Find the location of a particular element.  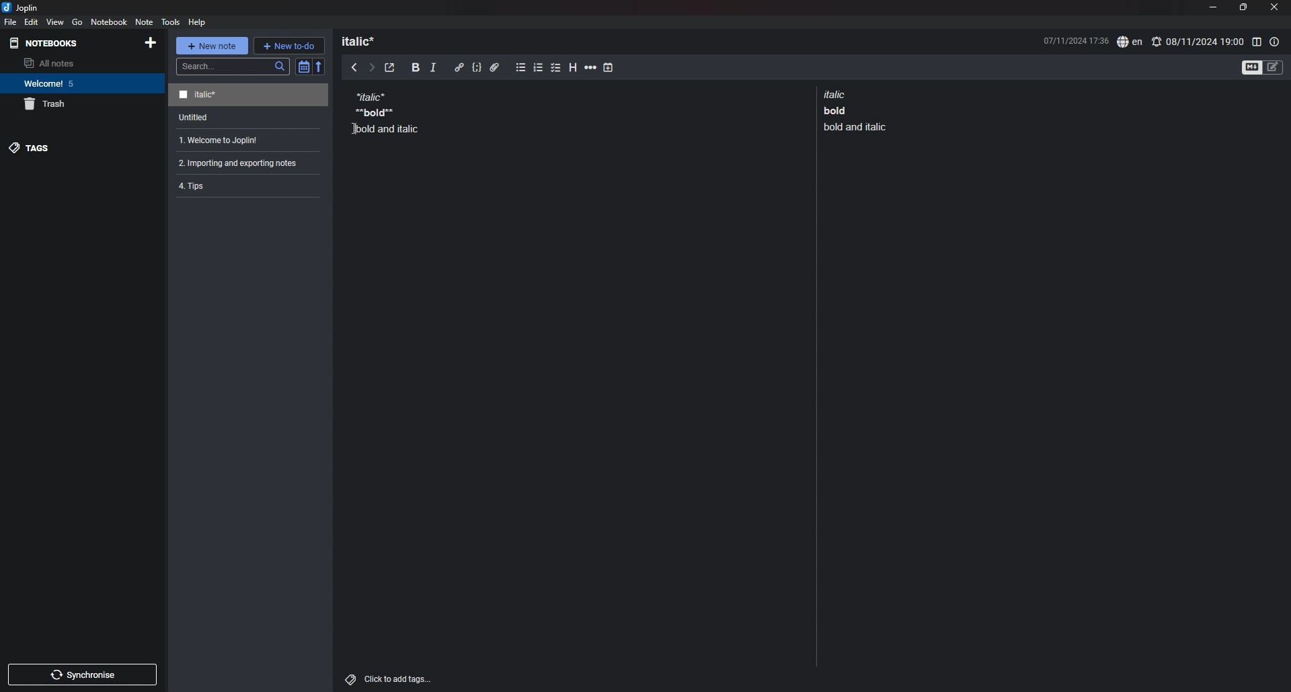

note is located at coordinates (250, 118).